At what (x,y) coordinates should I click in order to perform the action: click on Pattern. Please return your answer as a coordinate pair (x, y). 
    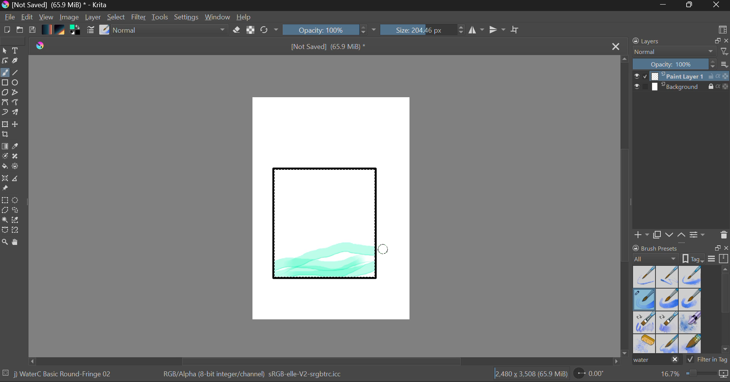
    Looking at the image, I should click on (61, 30).